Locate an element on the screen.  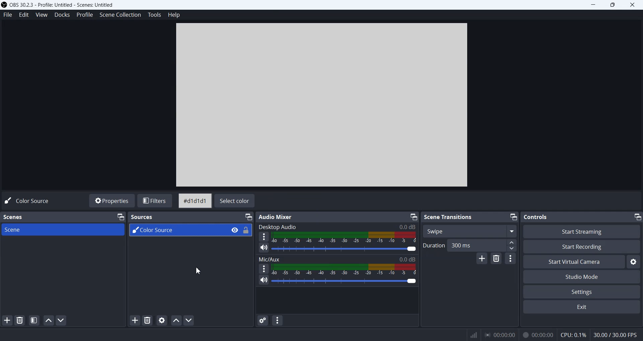
Volume Indicator is located at coordinates (345, 269).